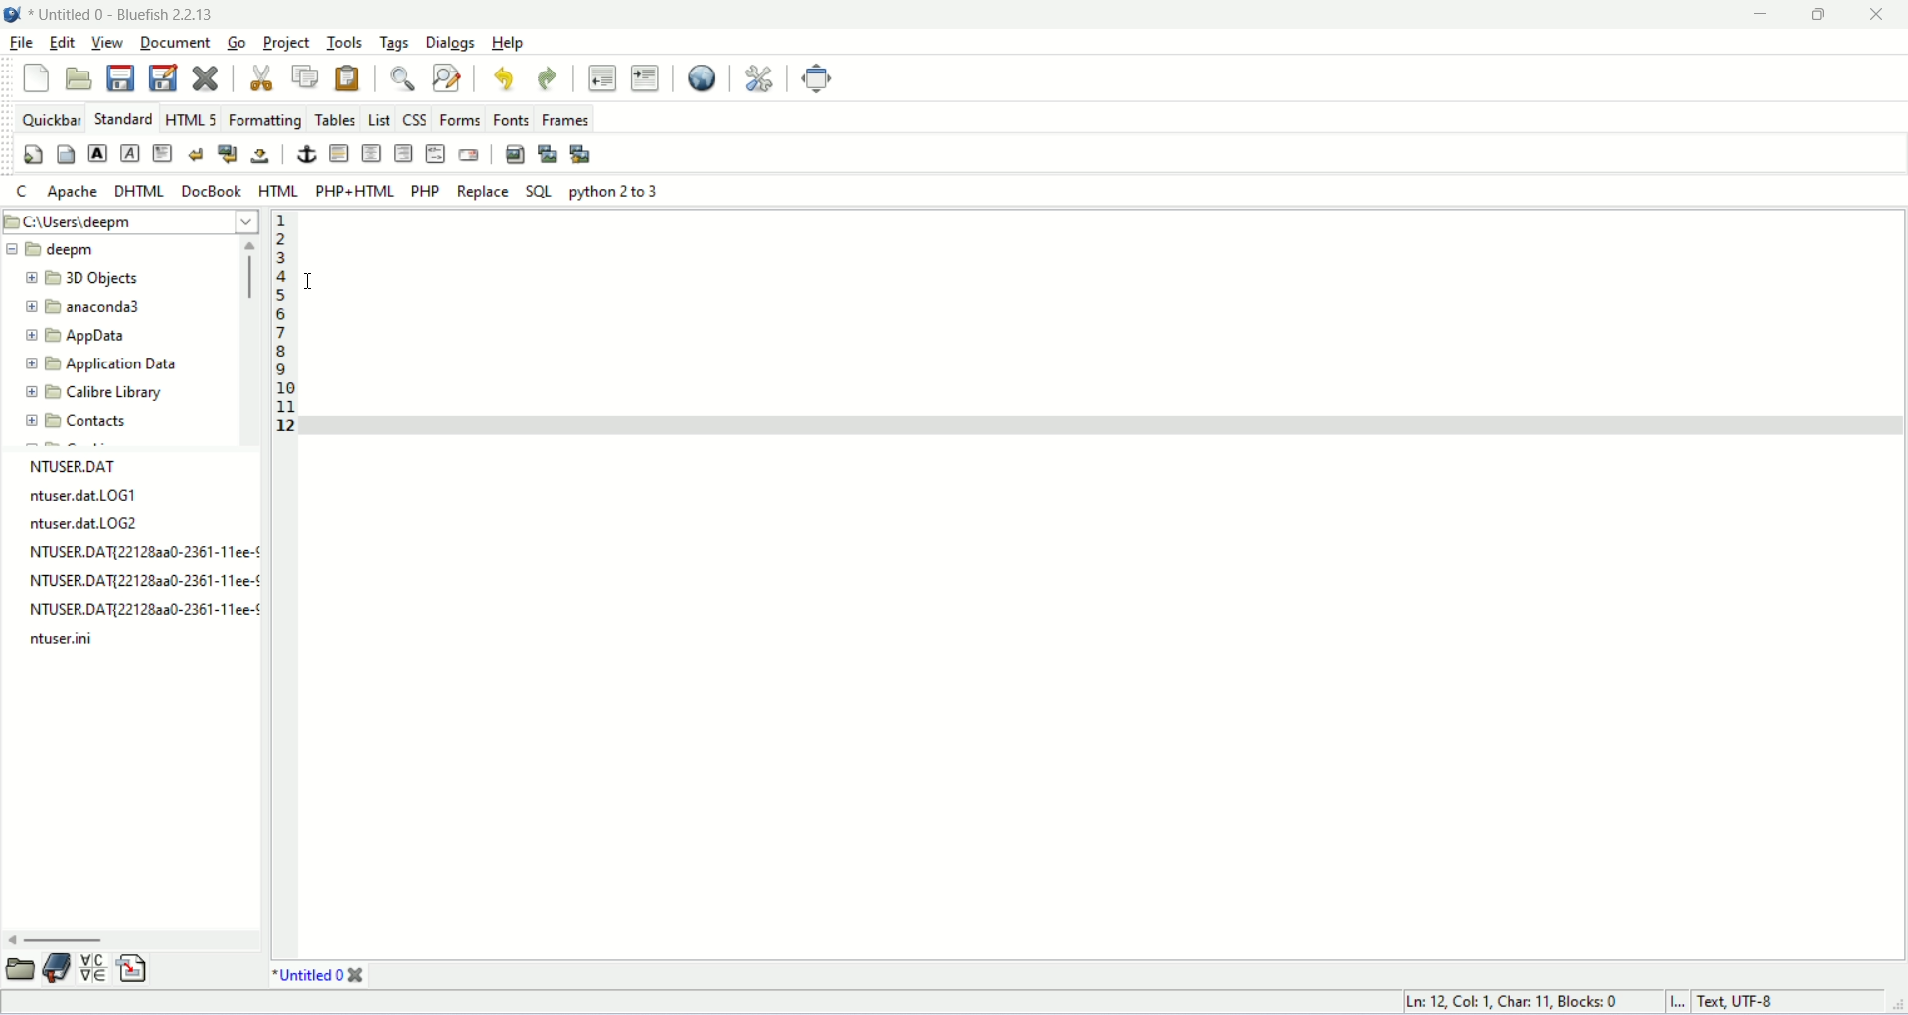 The image size is (1908, 1015). What do you see at coordinates (13, 13) in the screenshot?
I see `application icon` at bounding box center [13, 13].